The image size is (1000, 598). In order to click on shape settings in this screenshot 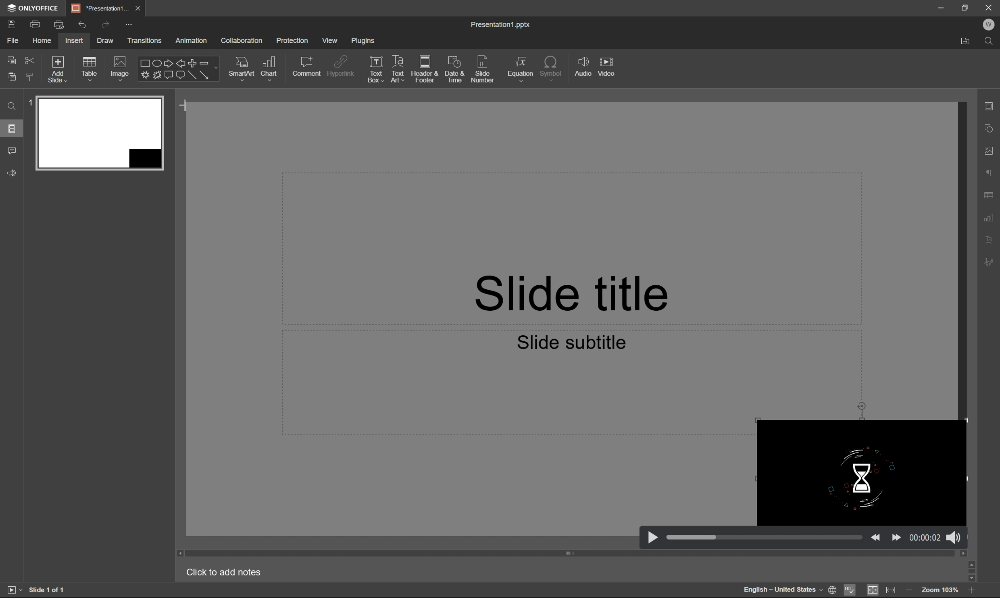, I will do `click(990, 128)`.